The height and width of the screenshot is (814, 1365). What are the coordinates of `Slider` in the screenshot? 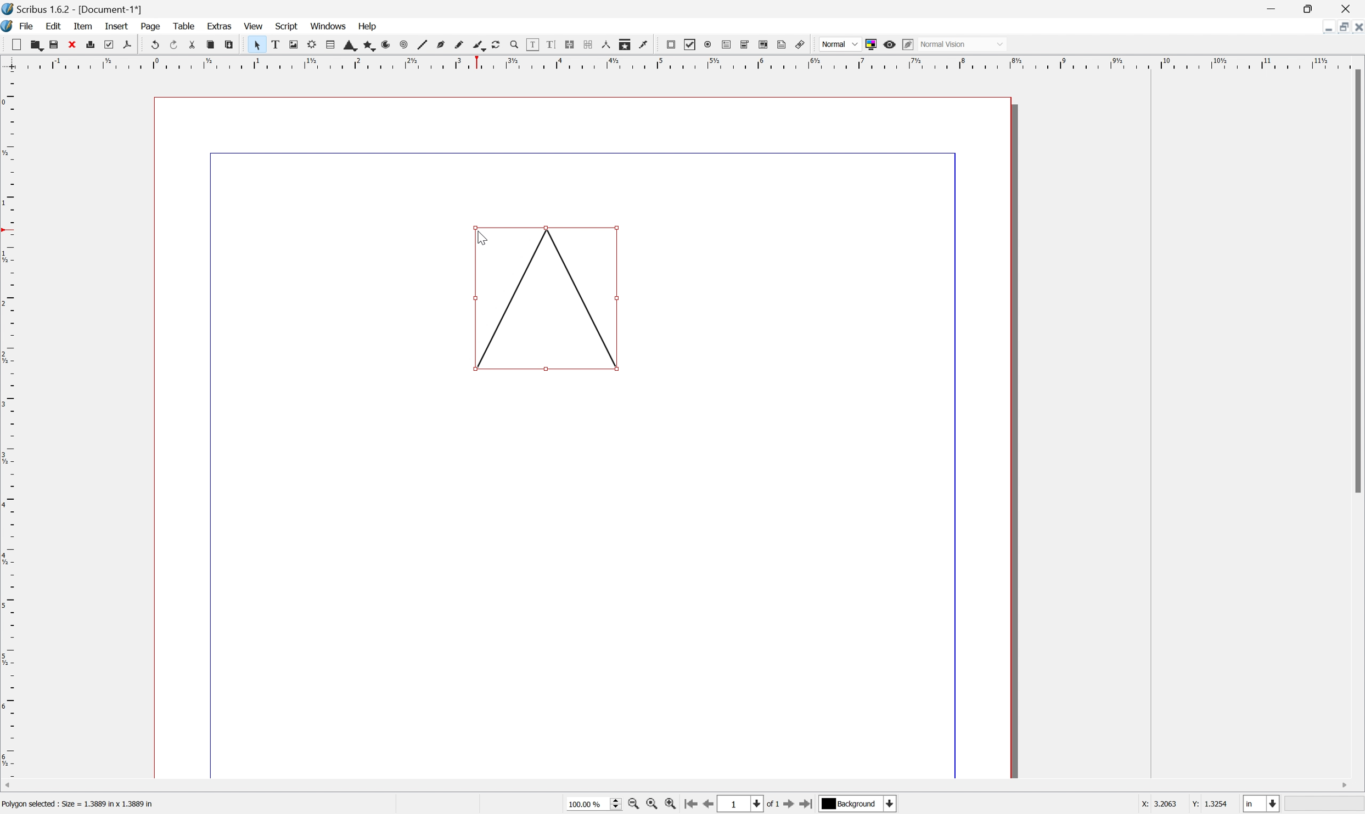 It's located at (612, 804).